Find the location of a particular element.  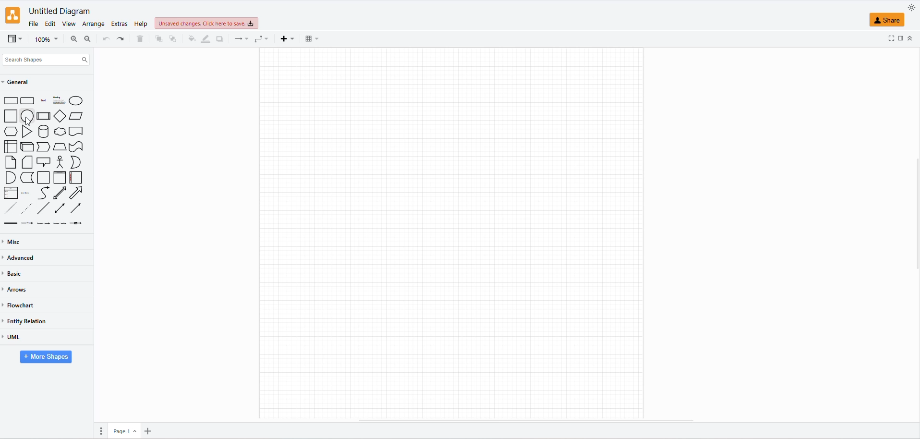

TRIANGLE is located at coordinates (26, 131).